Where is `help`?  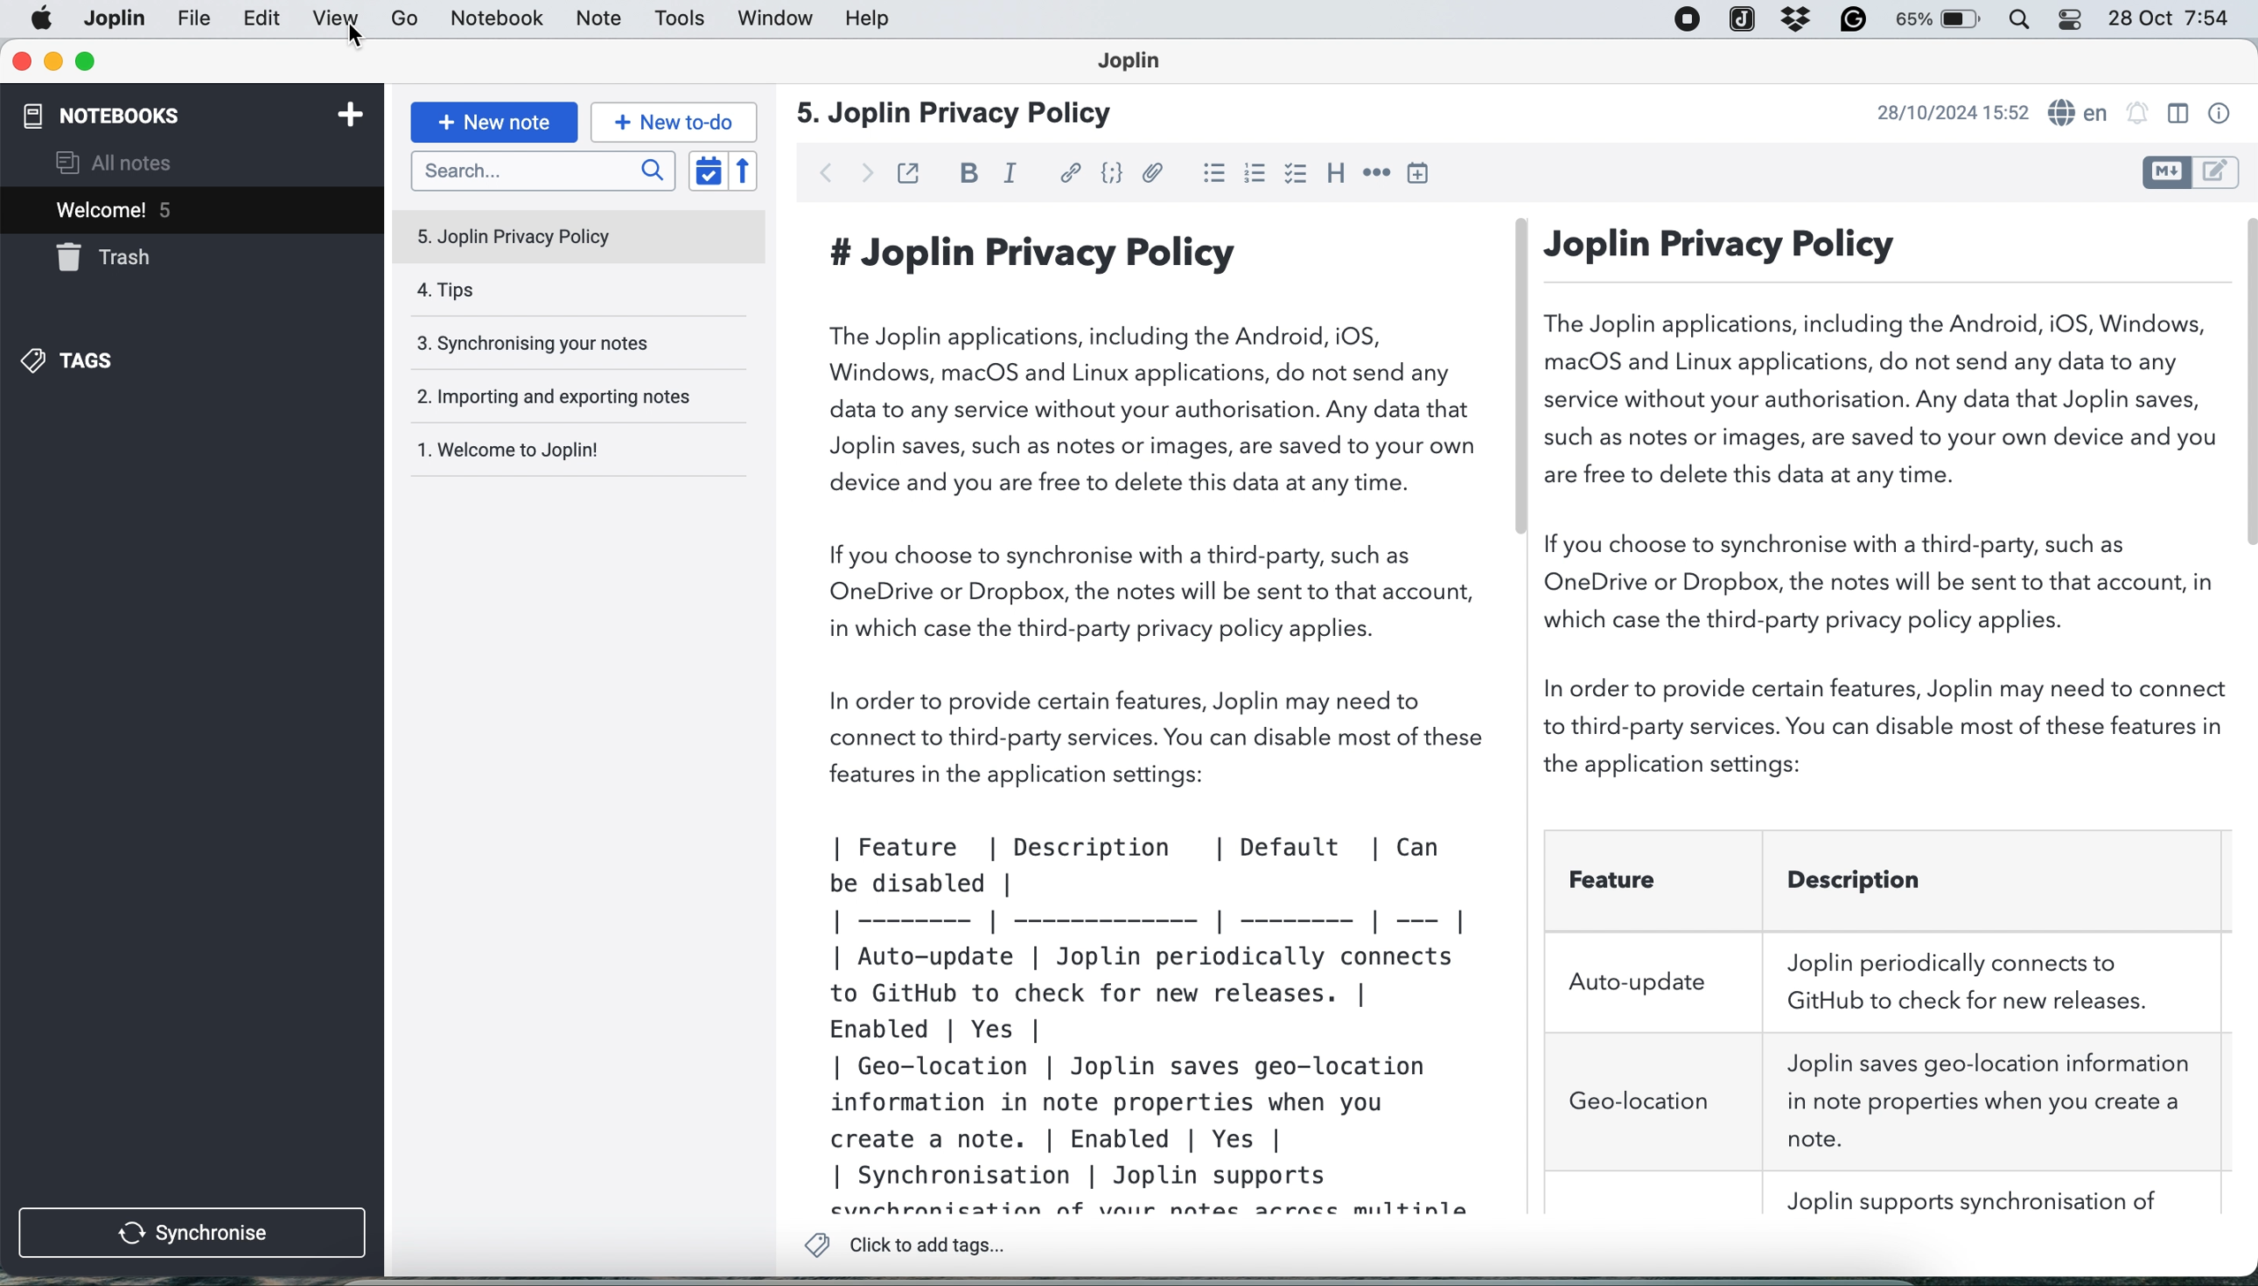 help is located at coordinates (871, 20).